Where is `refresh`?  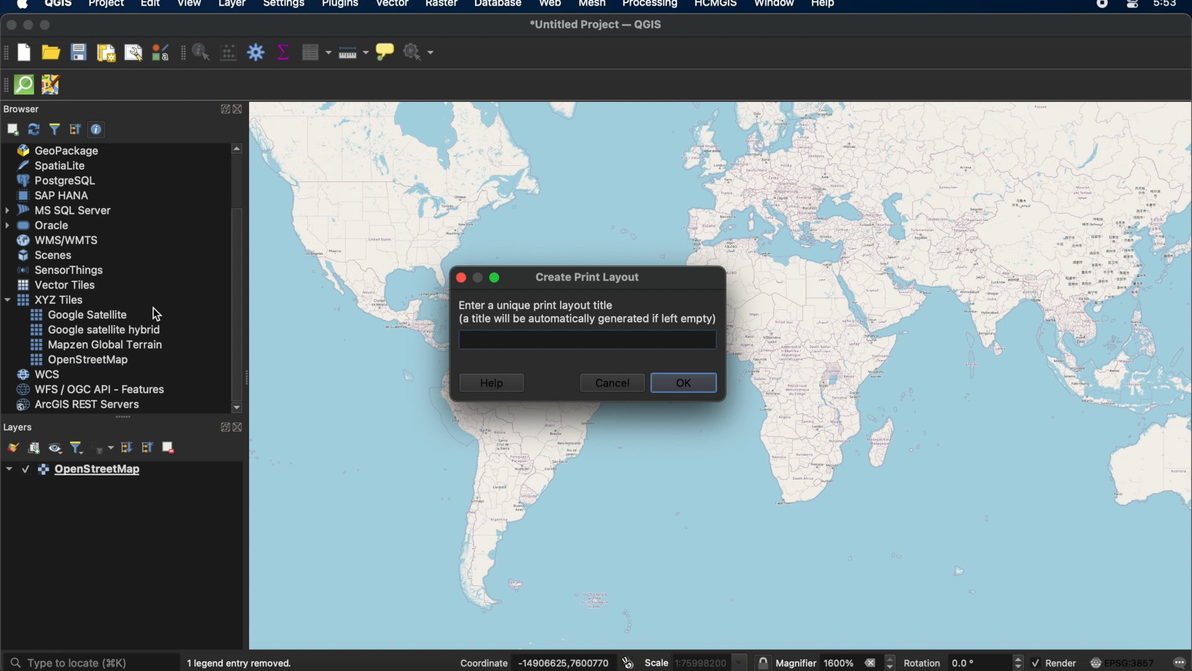
refresh is located at coordinates (33, 128).